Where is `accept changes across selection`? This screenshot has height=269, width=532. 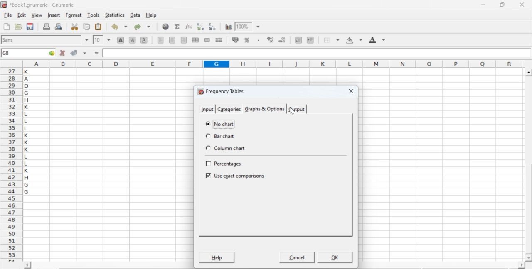
accept changes across selection is located at coordinates (84, 53).